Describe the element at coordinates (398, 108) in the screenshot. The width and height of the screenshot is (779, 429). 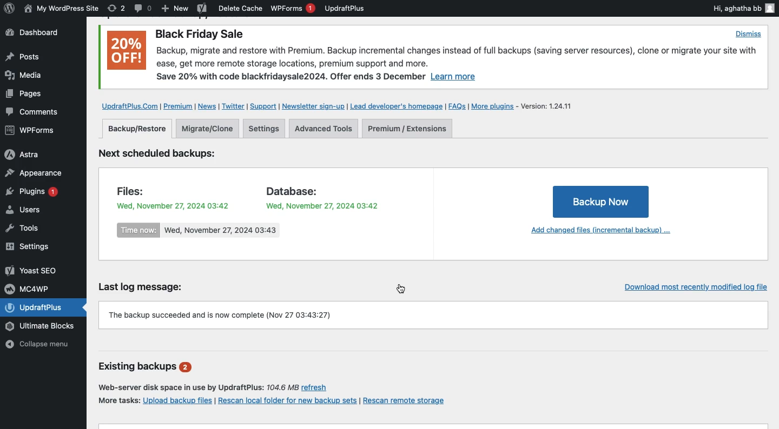
I see `Lead developer's homepage` at that location.